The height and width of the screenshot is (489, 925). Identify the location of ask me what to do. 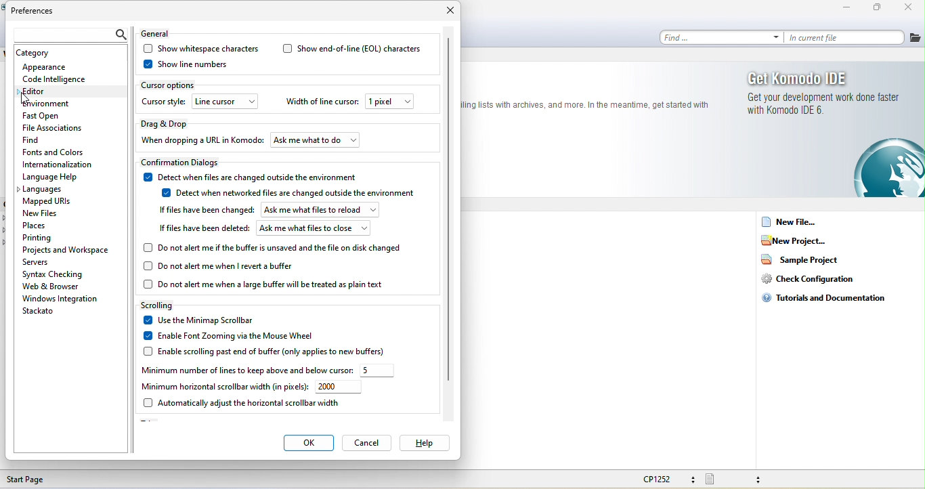
(316, 139).